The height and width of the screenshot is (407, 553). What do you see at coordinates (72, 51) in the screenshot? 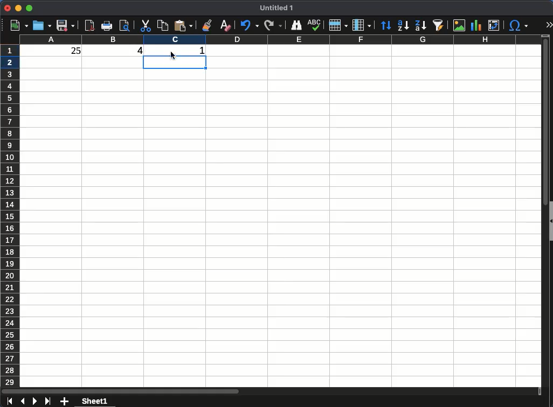
I see `25` at bounding box center [72, 51].